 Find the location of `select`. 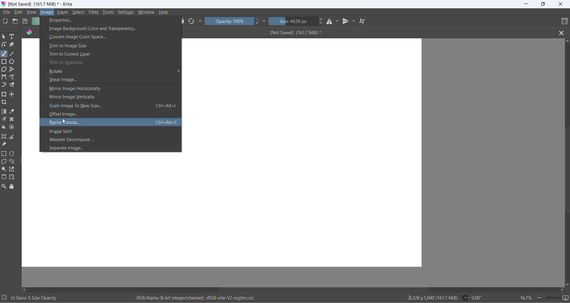

select is located at coordinates (79, 13).